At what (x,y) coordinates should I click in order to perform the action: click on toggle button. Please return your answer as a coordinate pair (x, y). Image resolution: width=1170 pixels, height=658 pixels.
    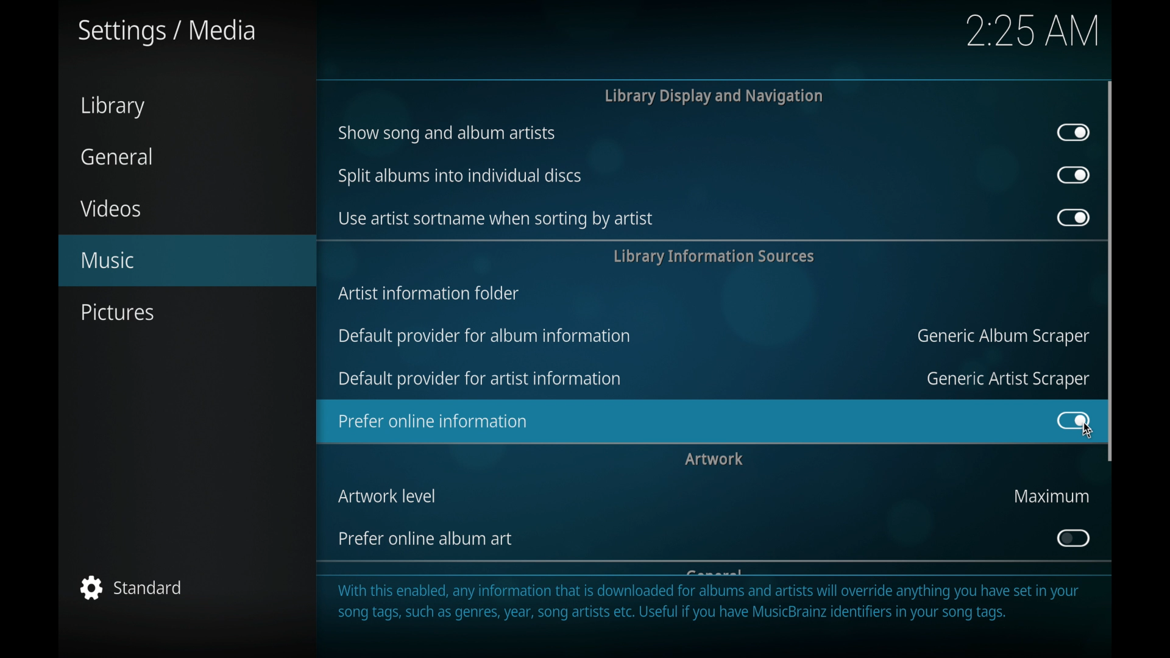
    Looking at the image, I should click on (1074, 218).